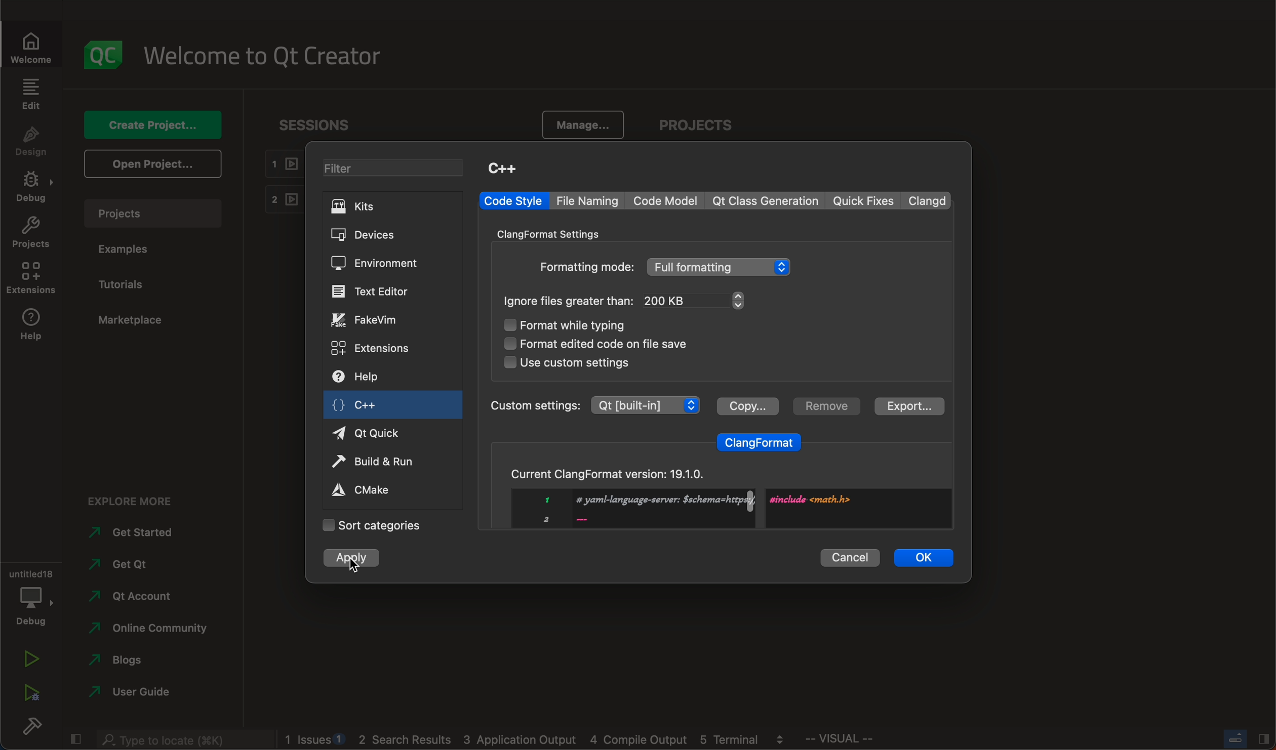 The height and width of the screenshot is (750, 1276). What do you see at coordinates (824, 406) in the screenshot?
I see `remove` at bounding box center [824, 406].